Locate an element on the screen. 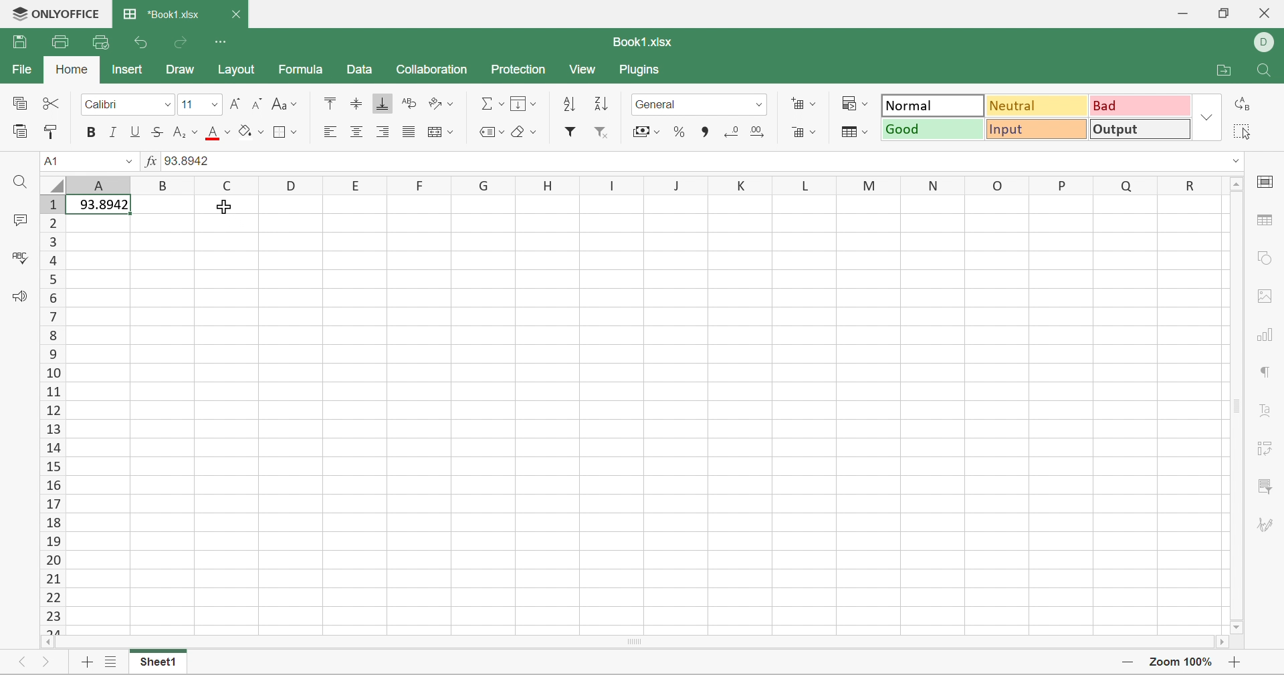  File is located at coordinates (21, 68).